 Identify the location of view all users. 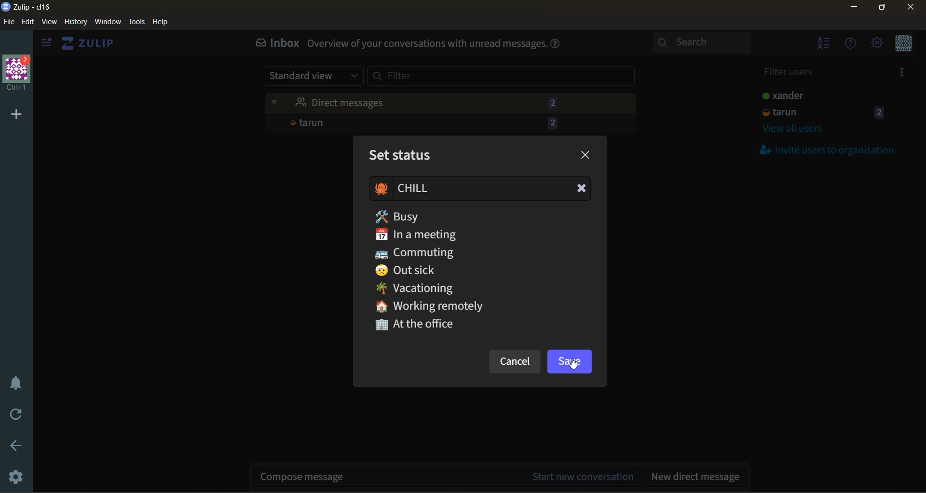
(804, 131).